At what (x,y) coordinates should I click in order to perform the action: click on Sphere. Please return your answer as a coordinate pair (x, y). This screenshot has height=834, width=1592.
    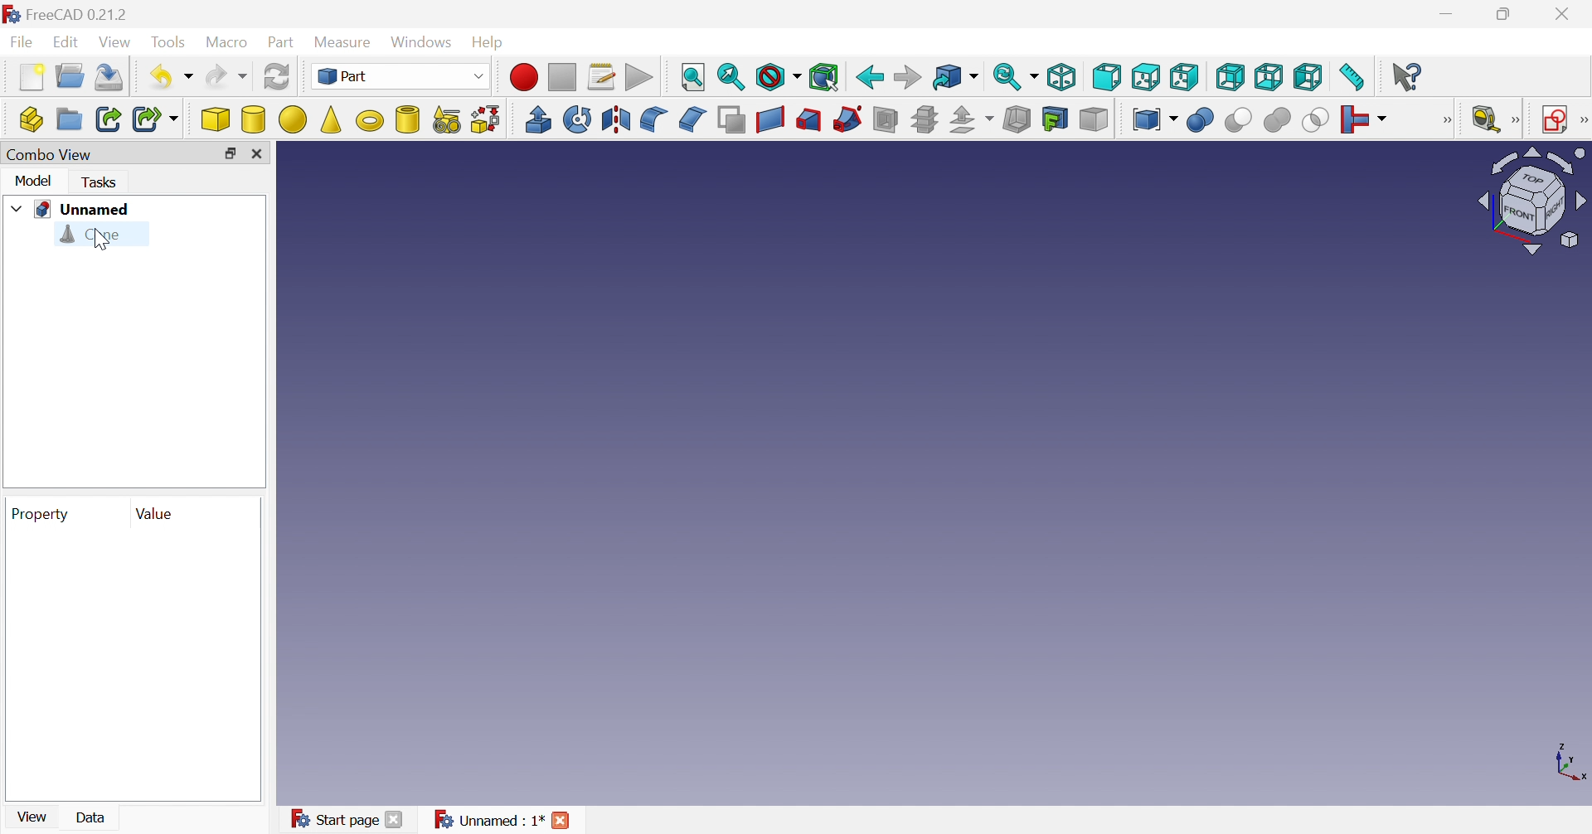
    Looking at the image, I should click on (291, 118).